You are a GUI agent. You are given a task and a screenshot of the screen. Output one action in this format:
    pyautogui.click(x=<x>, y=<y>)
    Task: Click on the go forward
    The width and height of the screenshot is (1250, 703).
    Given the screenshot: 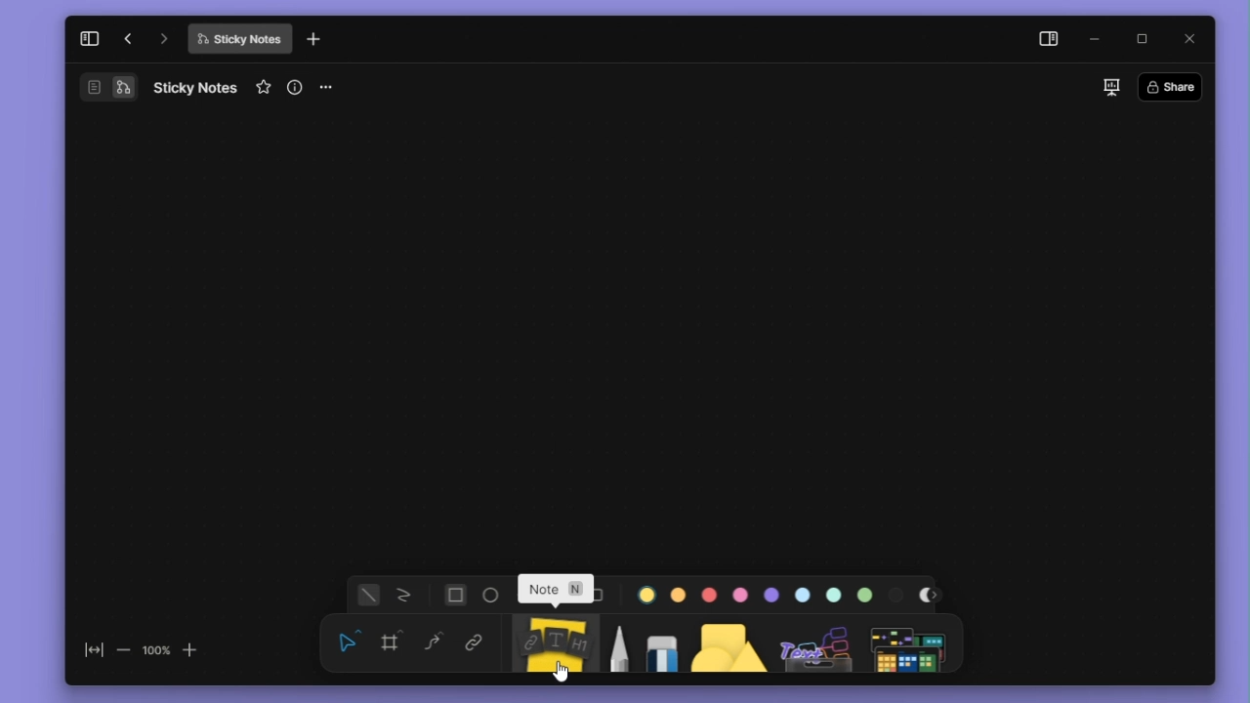 What is the action you would take?
    pyautogui.click(x=160, y=43)
    